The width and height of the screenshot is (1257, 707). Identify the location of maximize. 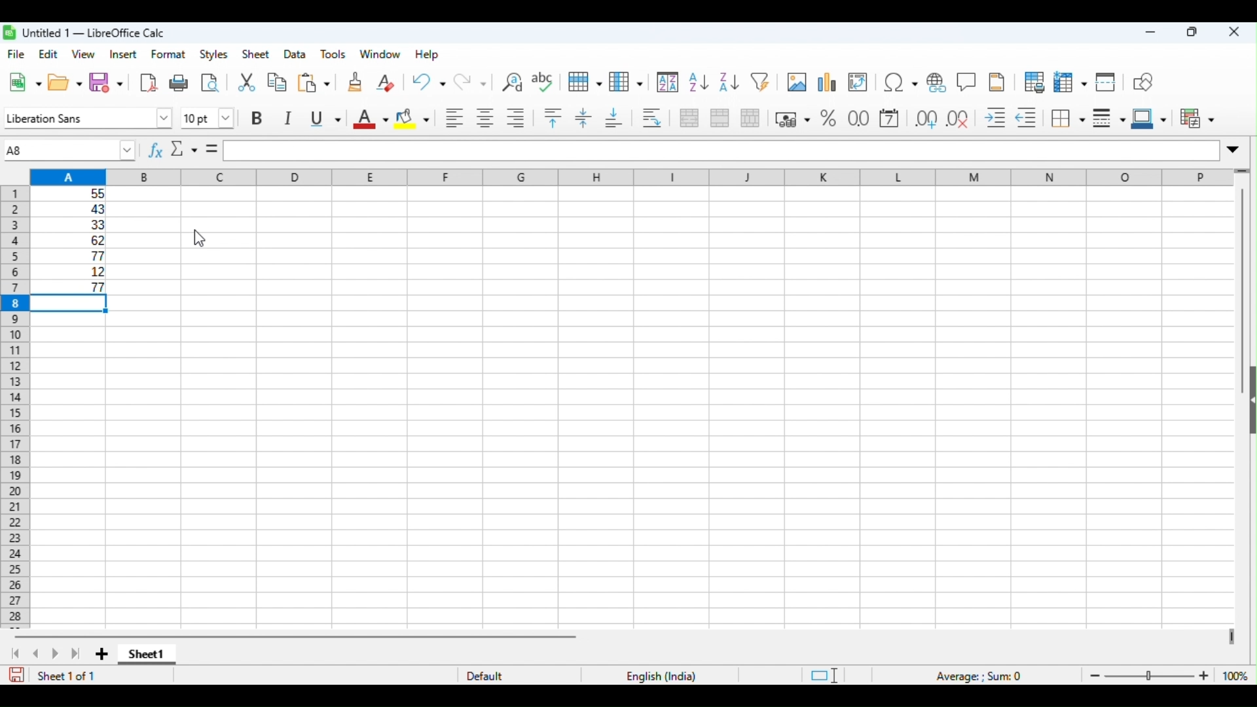
(1193, 32).